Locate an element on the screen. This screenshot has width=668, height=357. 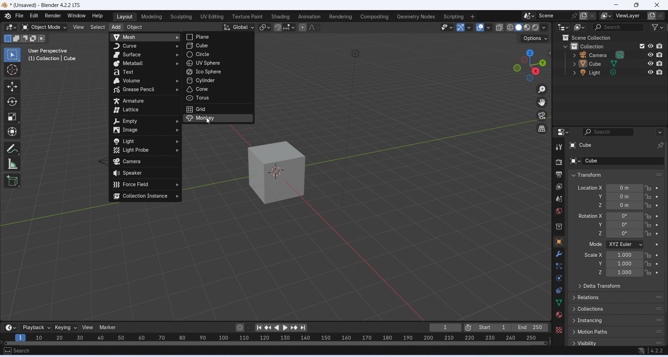
Switch the current view from the prespective is located at coordinates (542, 129).